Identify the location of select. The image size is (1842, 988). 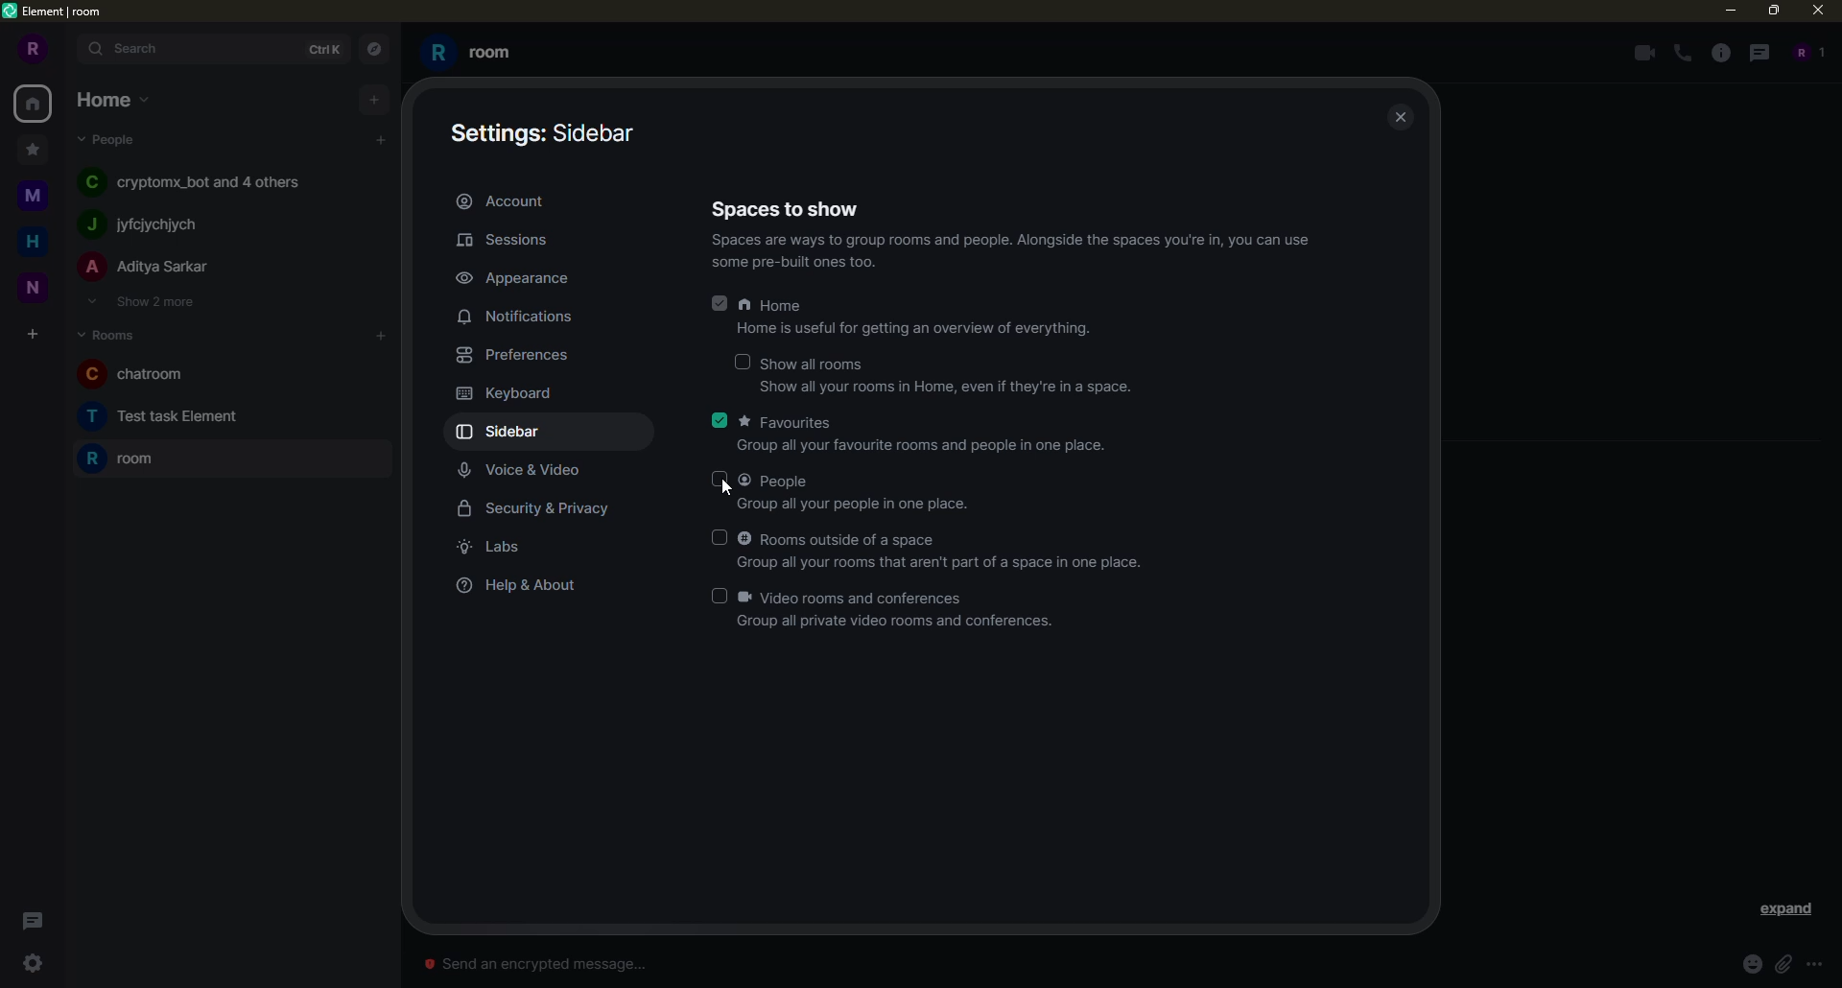
(720, 597).